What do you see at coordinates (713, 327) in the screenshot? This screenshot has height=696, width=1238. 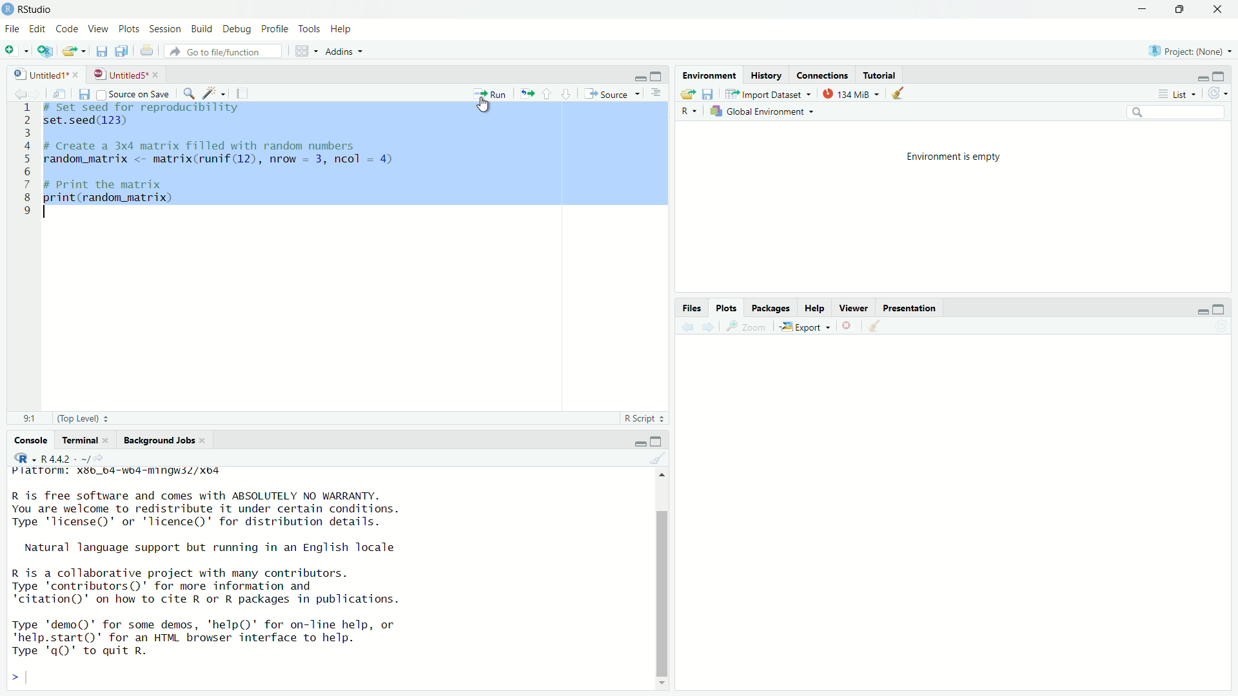 I see `next` at bounding box center [713, 327].